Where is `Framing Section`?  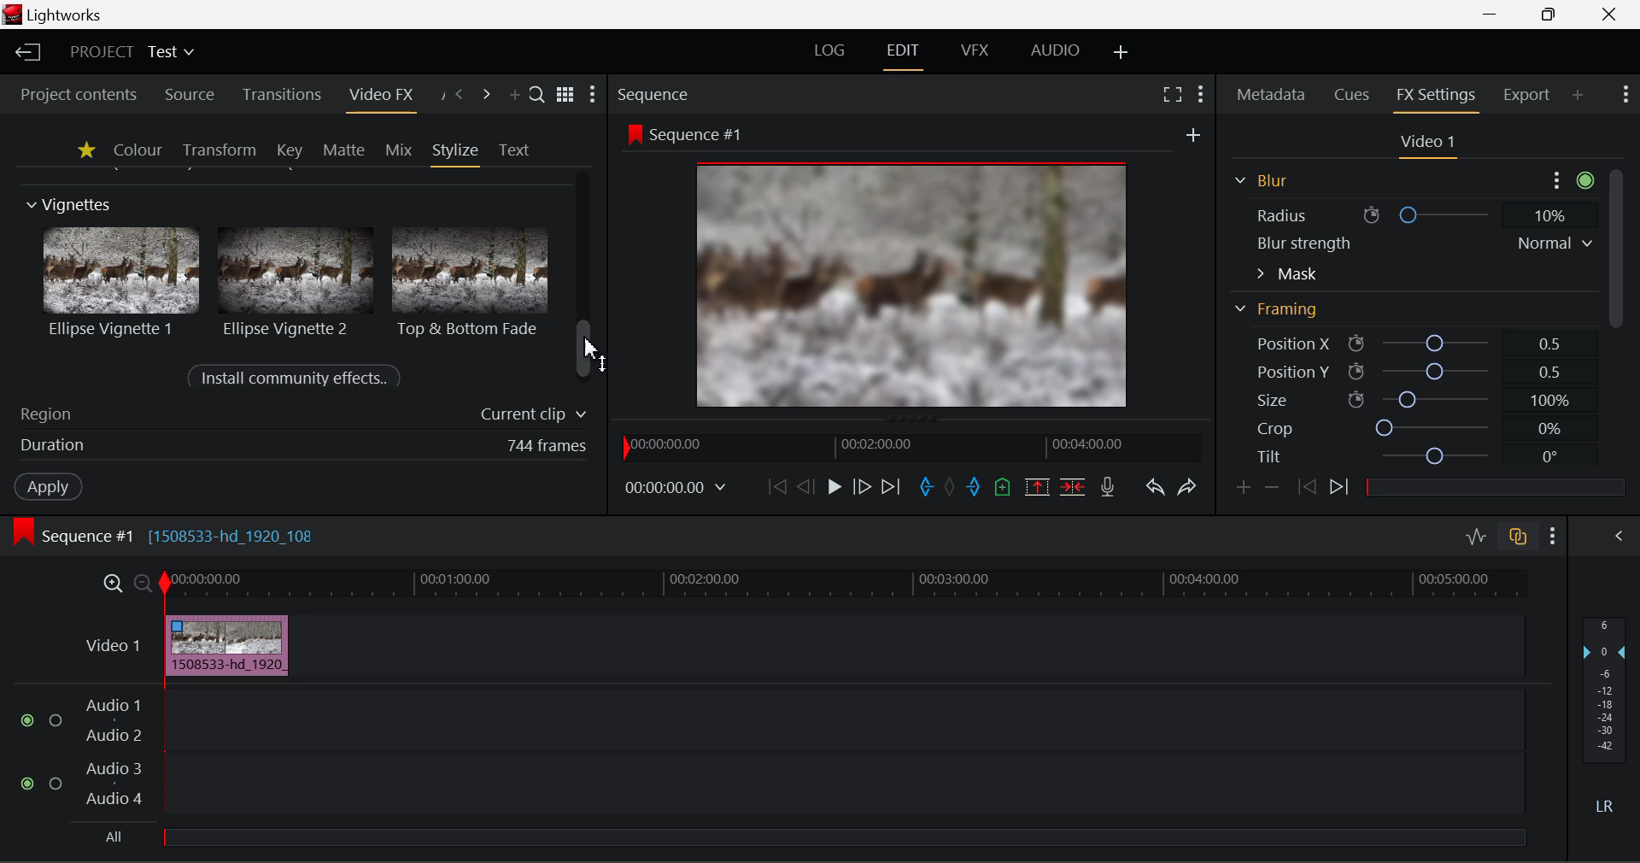
Framing Section is located at coordinates (1282, 315).